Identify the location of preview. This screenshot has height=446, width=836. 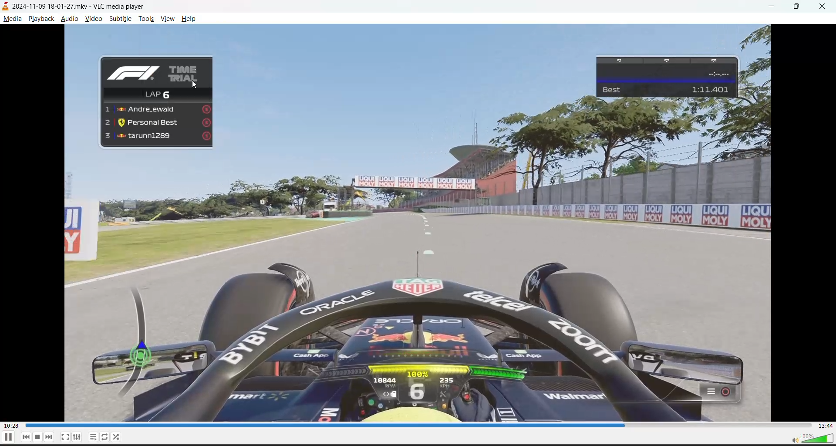
(418, 41).